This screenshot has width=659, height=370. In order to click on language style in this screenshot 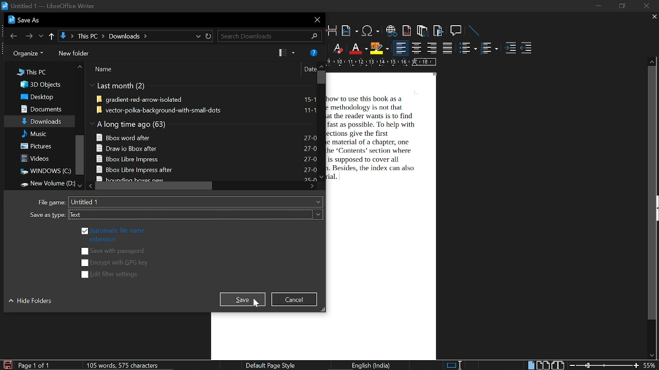, I will do `click(373, 365)`.